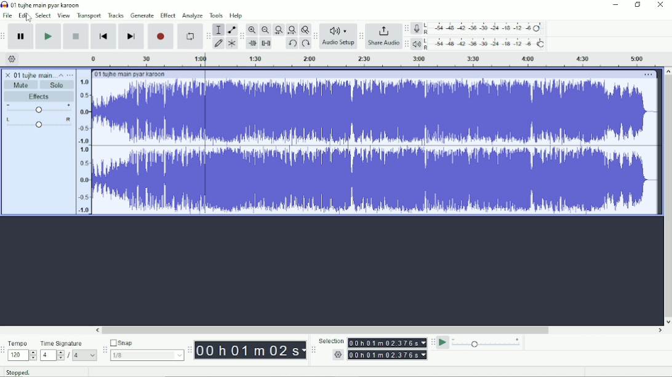  I want to click on Edit, so click(23, 16).